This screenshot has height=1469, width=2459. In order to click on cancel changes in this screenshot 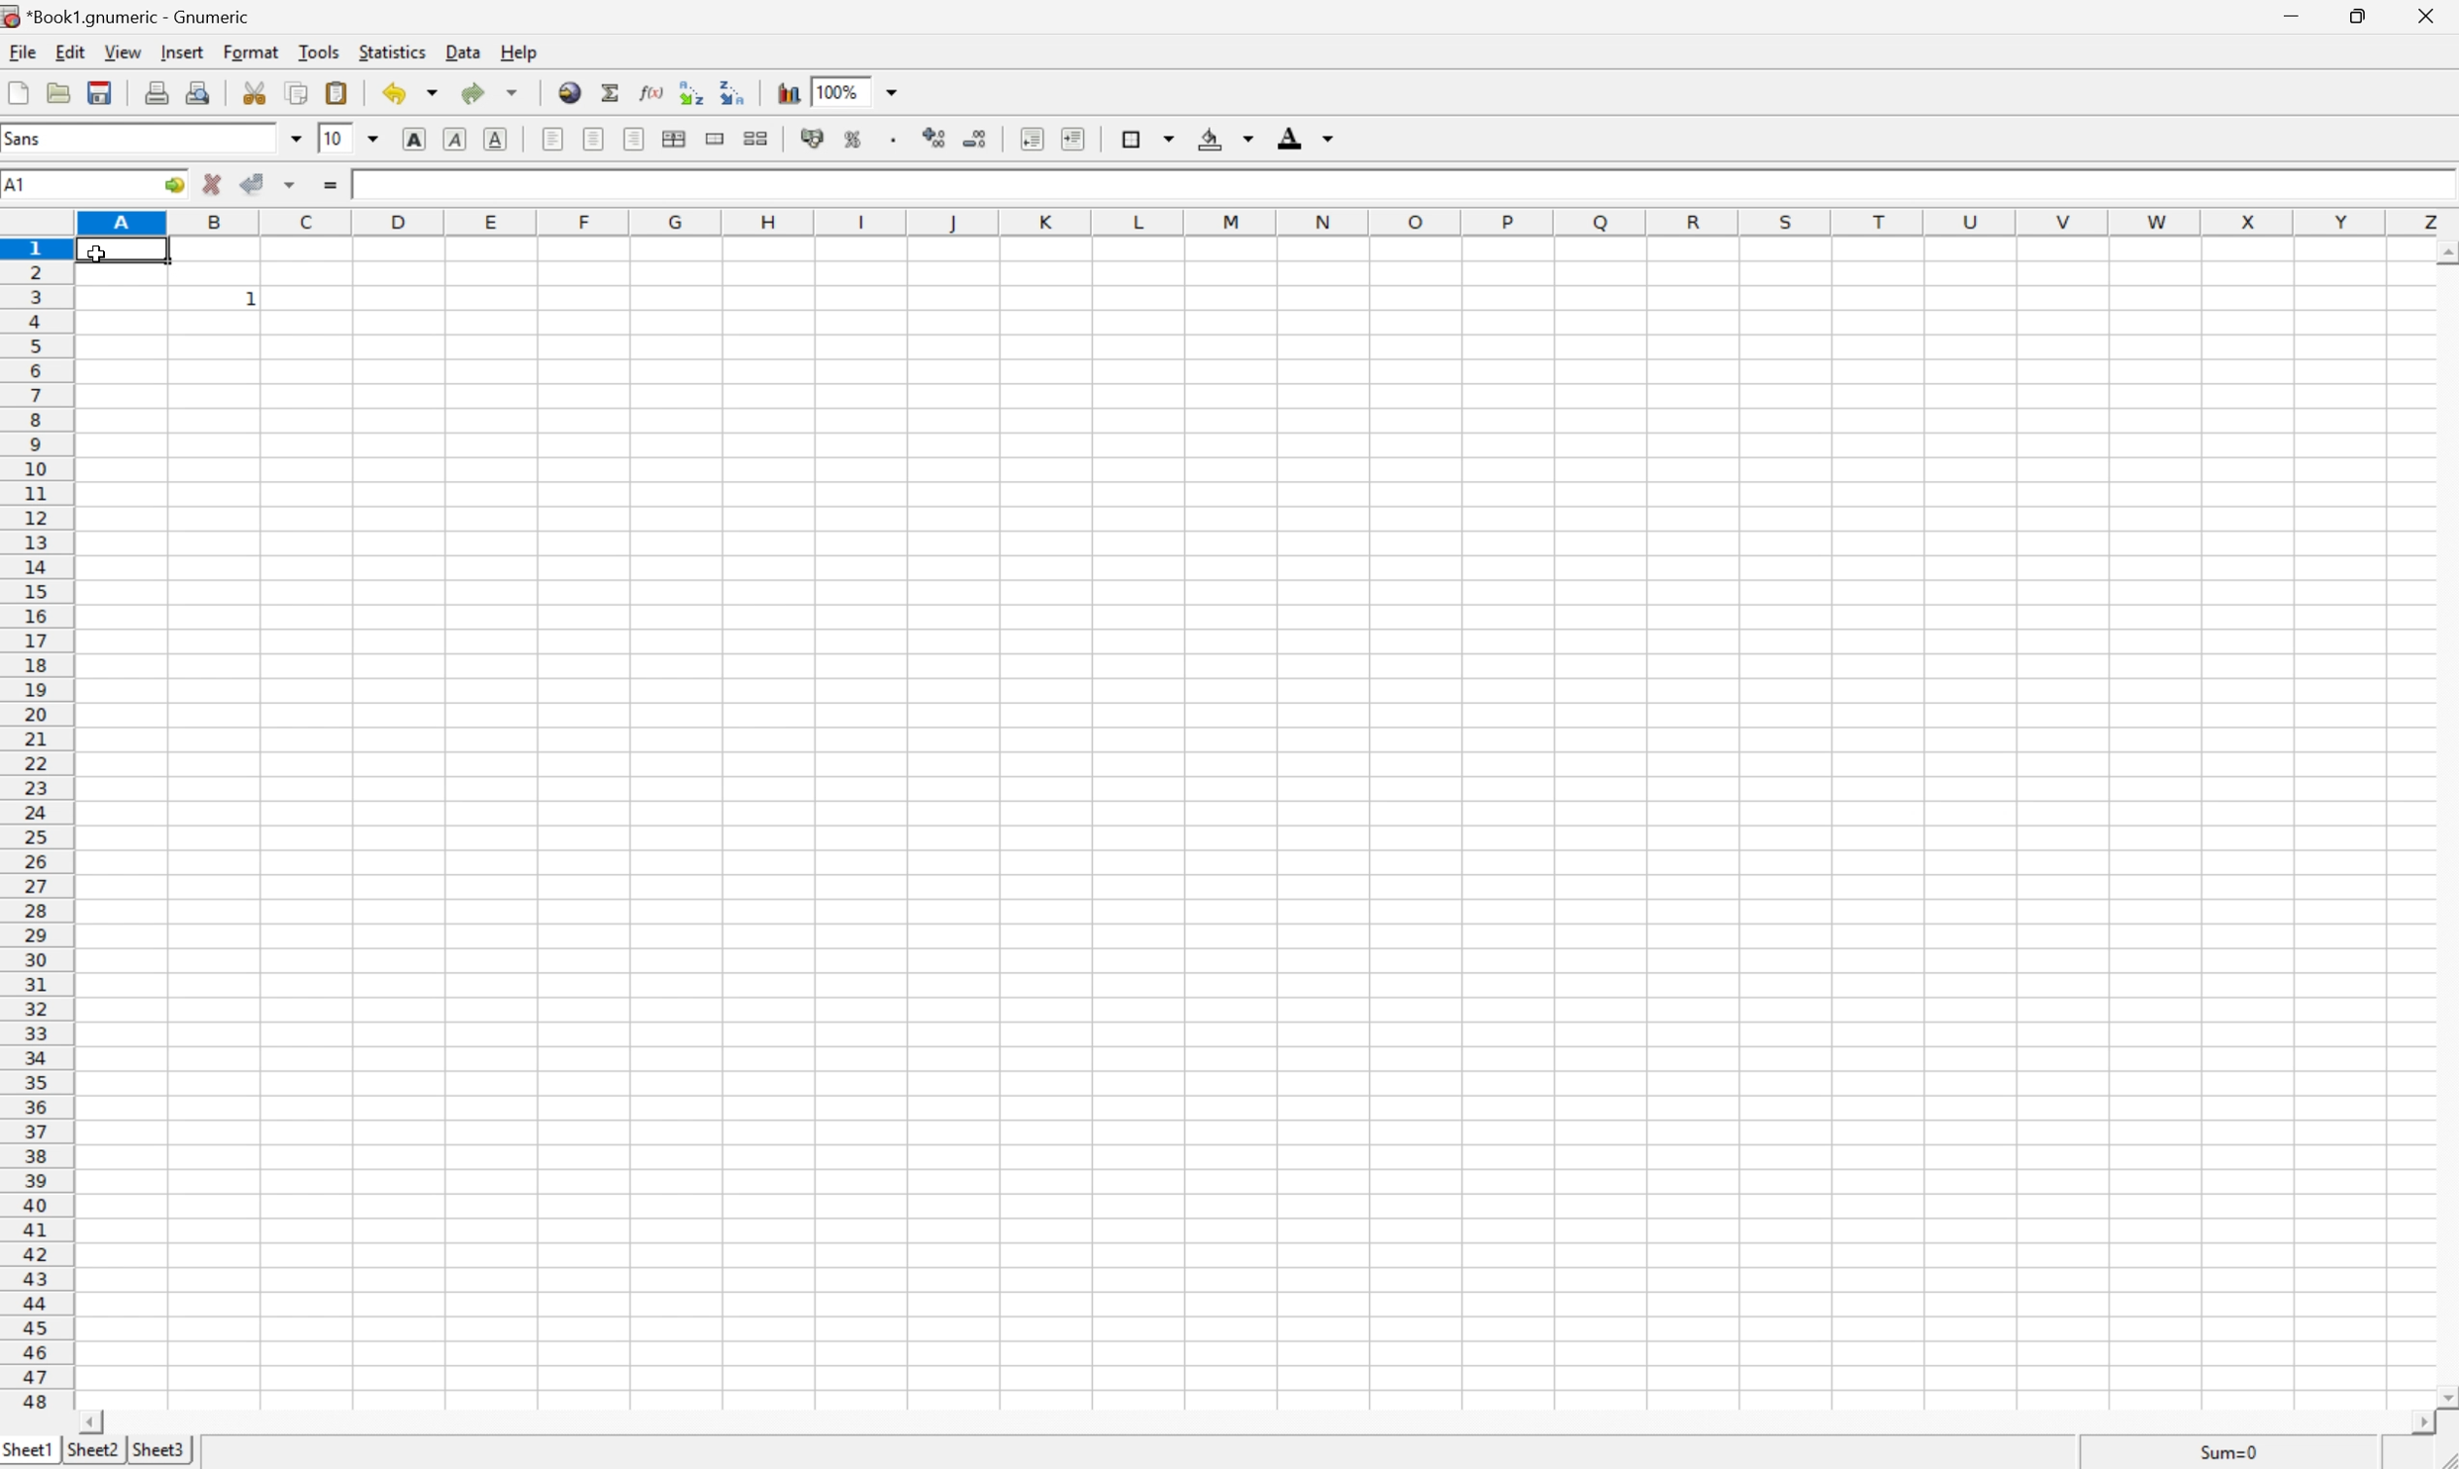, I will do `click(214, 181)`.